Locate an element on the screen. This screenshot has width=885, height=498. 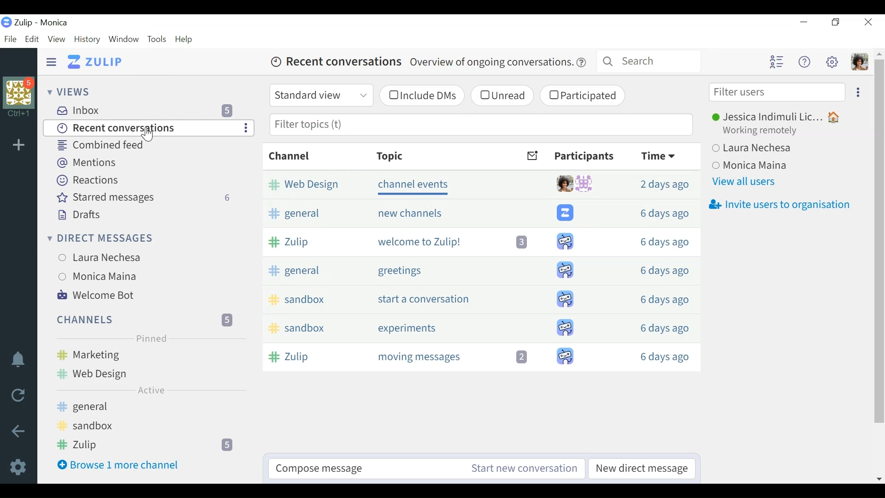
Reload is located at coordinates (18, 395).